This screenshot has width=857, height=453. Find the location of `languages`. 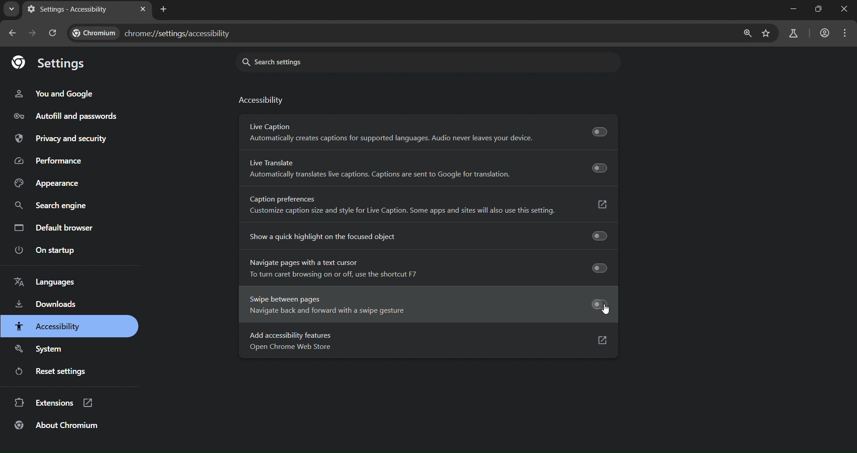

languages is located at coordinates (46, 282).